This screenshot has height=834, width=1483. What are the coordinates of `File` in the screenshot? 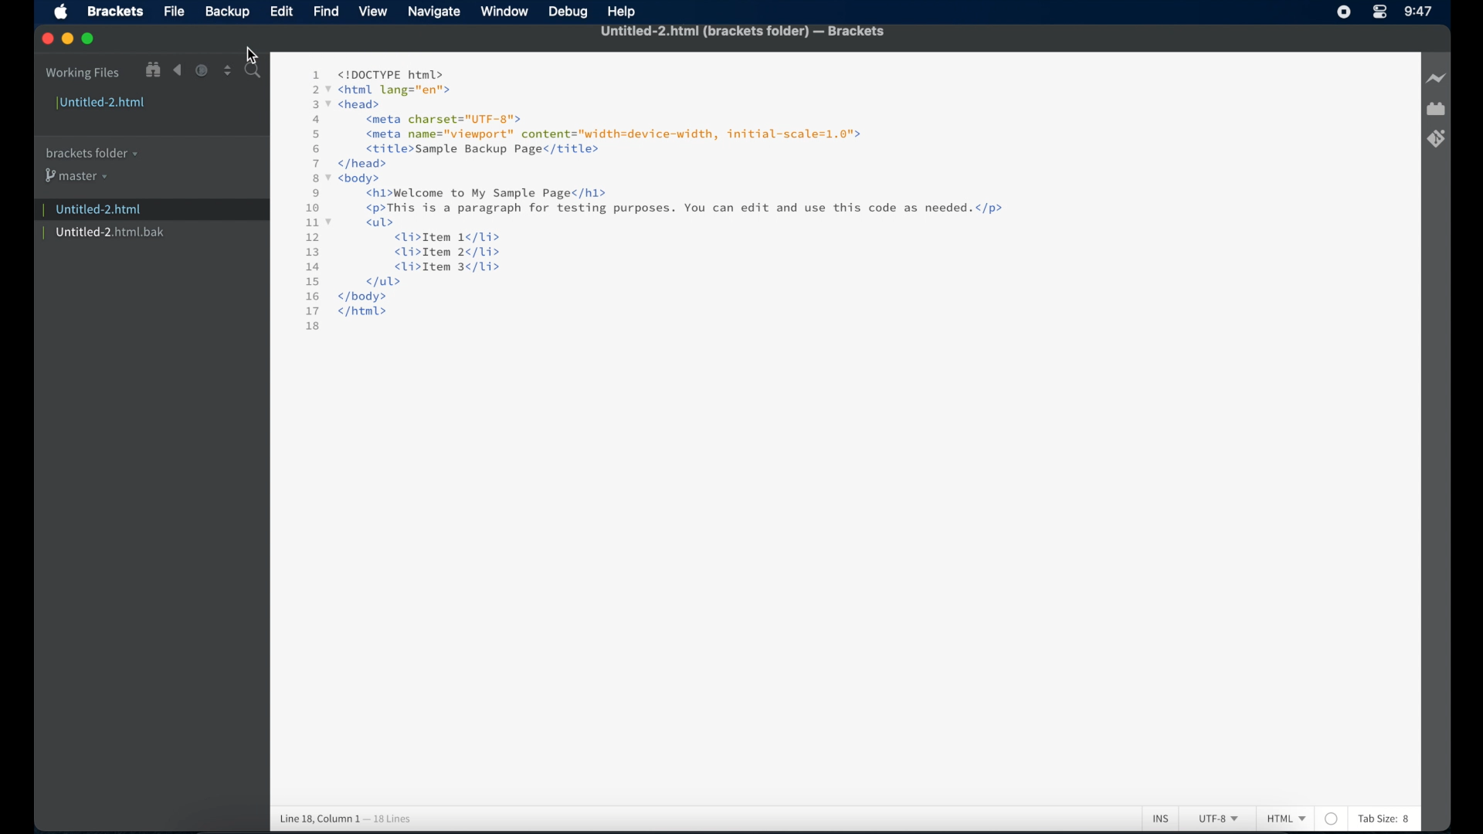 It's located at (171, 11).